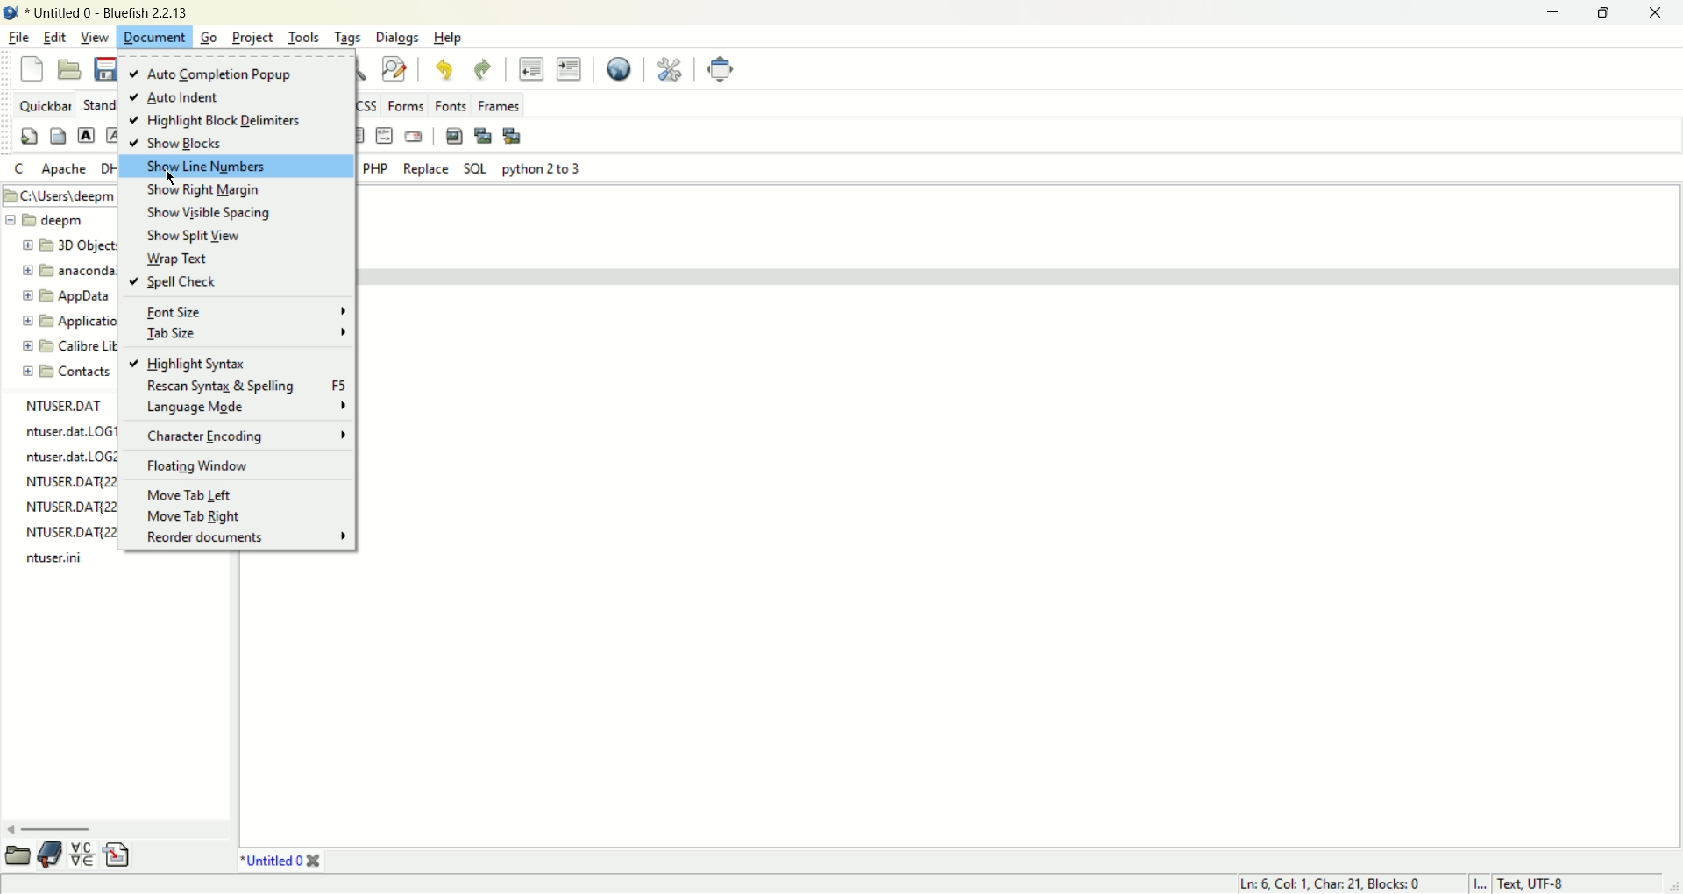 The image size is (1683, 894). What do you see at coordinates (414, 137) in the screenshot?
I see `email` at bounding box center [414, 137].